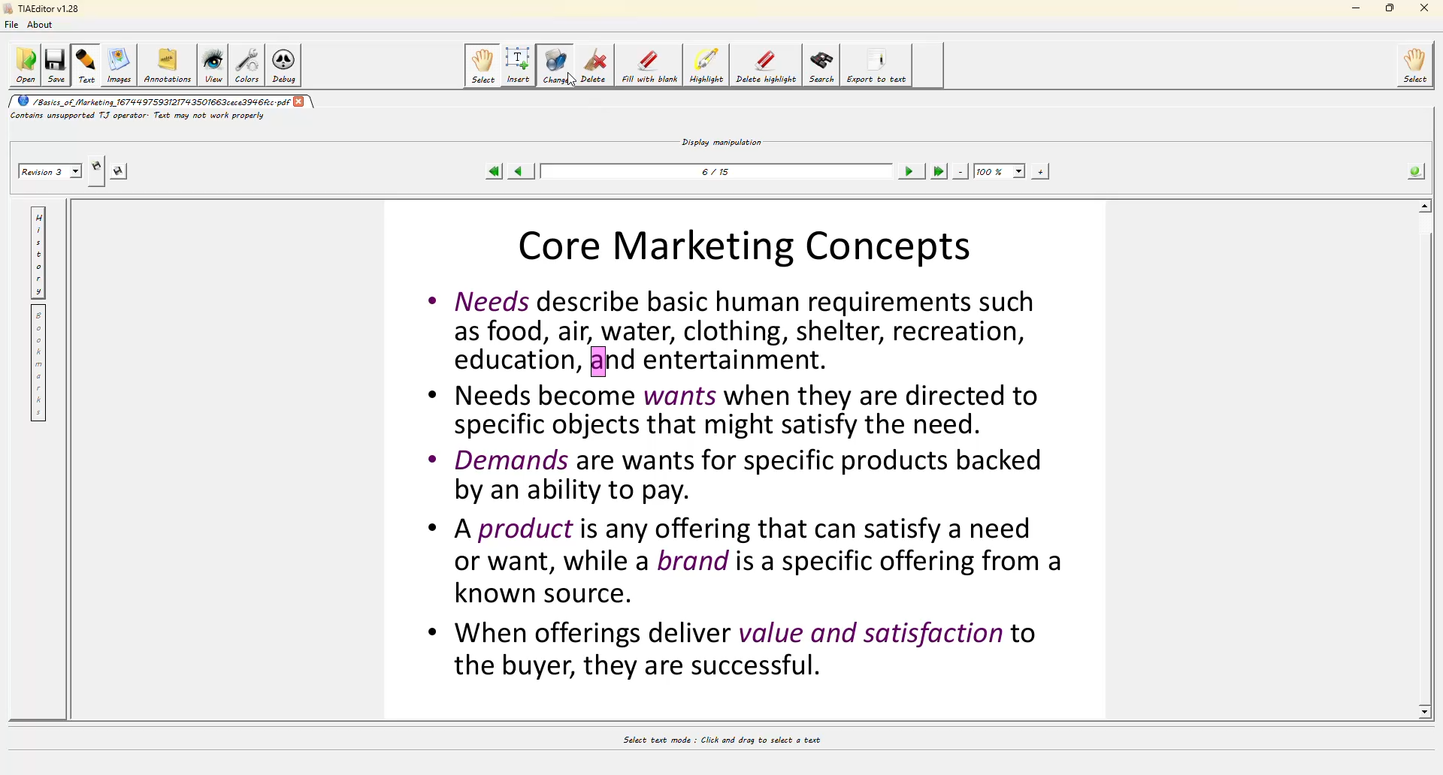 This screenshot has height=775, width=1443. I want to click on create new revision, so click(97, 164).